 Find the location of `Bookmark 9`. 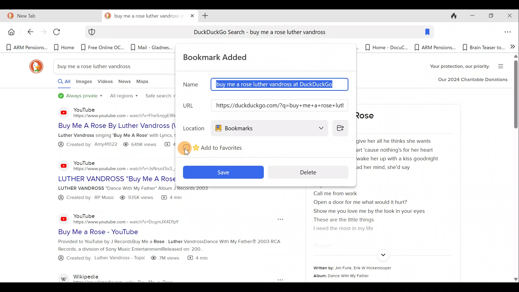

Bookmark 9 is located at coordinates (384, 47).